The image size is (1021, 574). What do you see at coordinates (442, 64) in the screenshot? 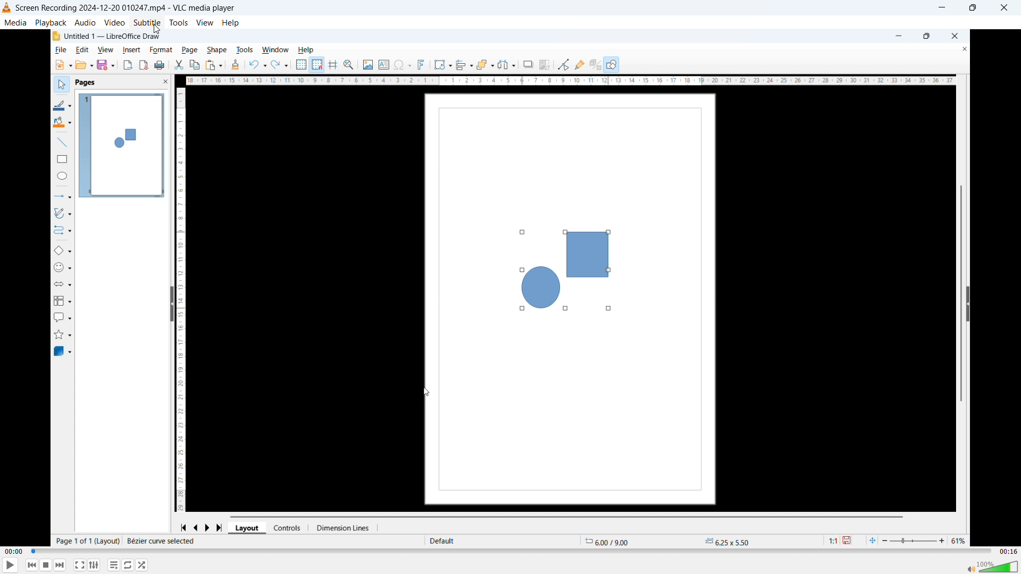
I see `transformation` at bounding box center [442, 64].